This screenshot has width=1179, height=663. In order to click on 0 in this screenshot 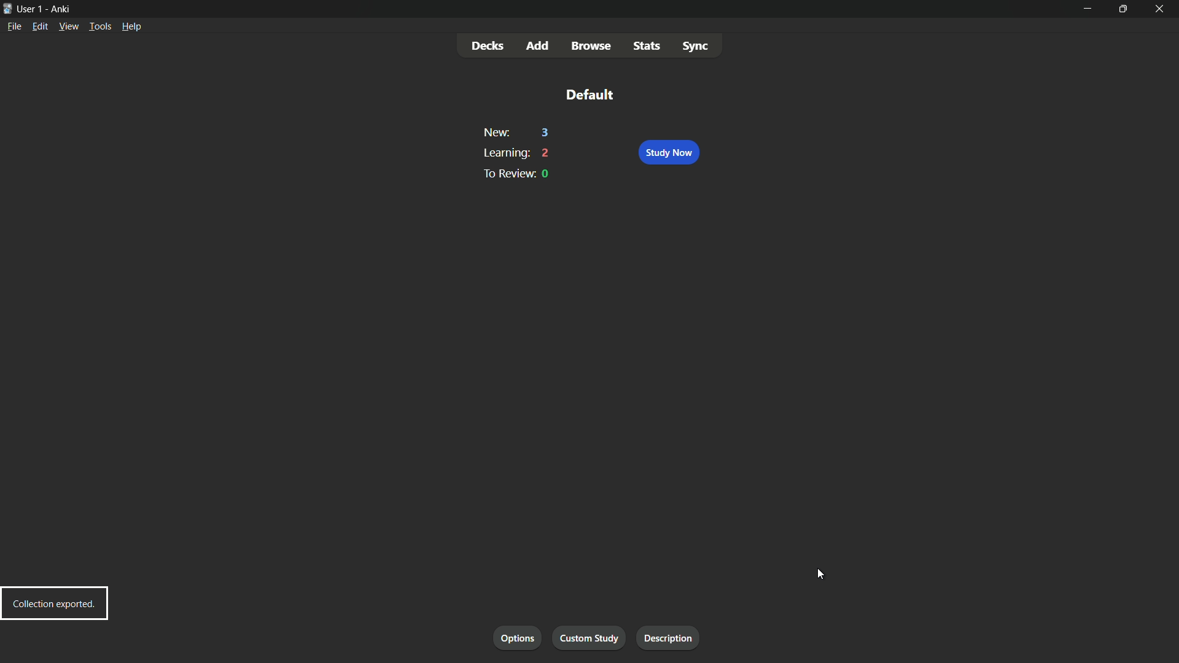, I will do `click(547, 174)`.